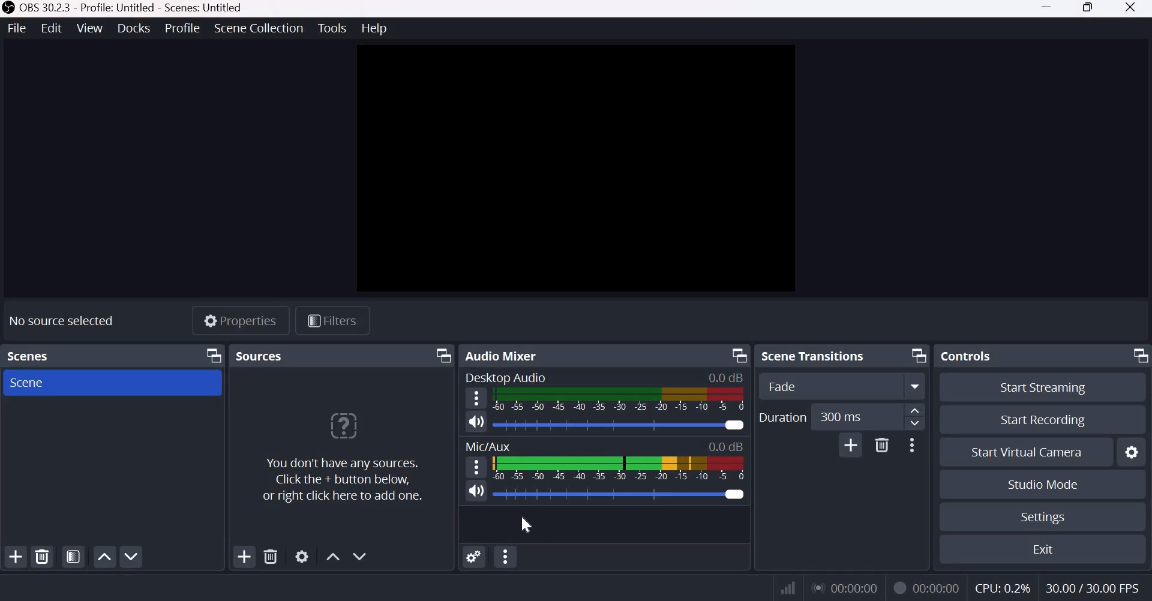 The width and height of the screenshot is (1152, 601). Describe the element at coordinates (1032, 453) in the screenshot. I see `Start Virtual Camera` at that location.